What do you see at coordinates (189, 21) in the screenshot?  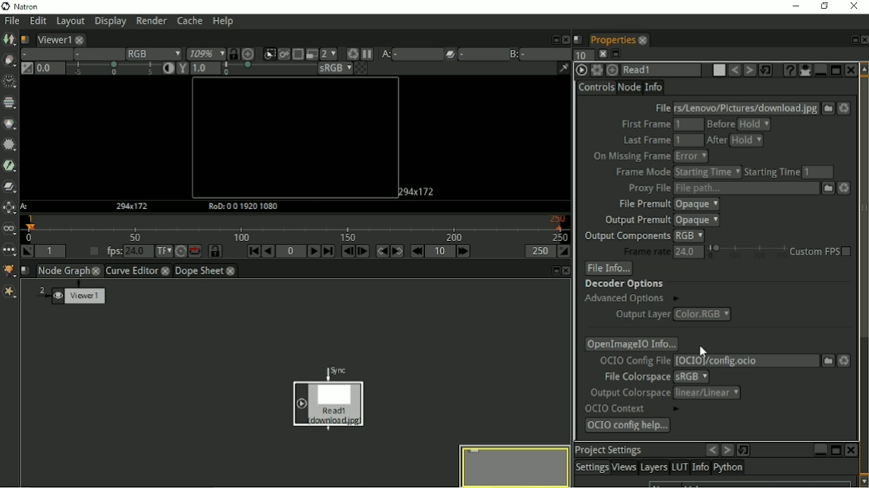 I see `Cache` at bounding box center [189, 21].